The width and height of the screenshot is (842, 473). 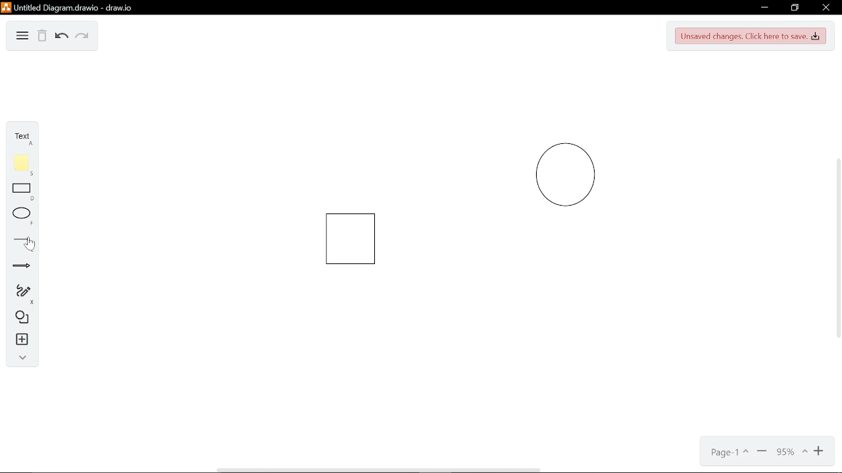 What do you see at coordinates (728, 453) in the screenshot?
I see `Page options` at bounding box center [728, 453].